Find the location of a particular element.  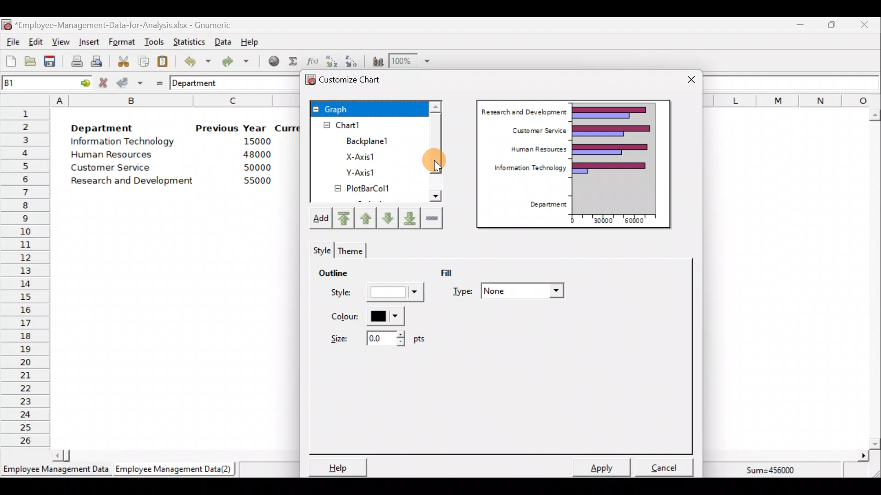

File is located at coordinates (11, 42).